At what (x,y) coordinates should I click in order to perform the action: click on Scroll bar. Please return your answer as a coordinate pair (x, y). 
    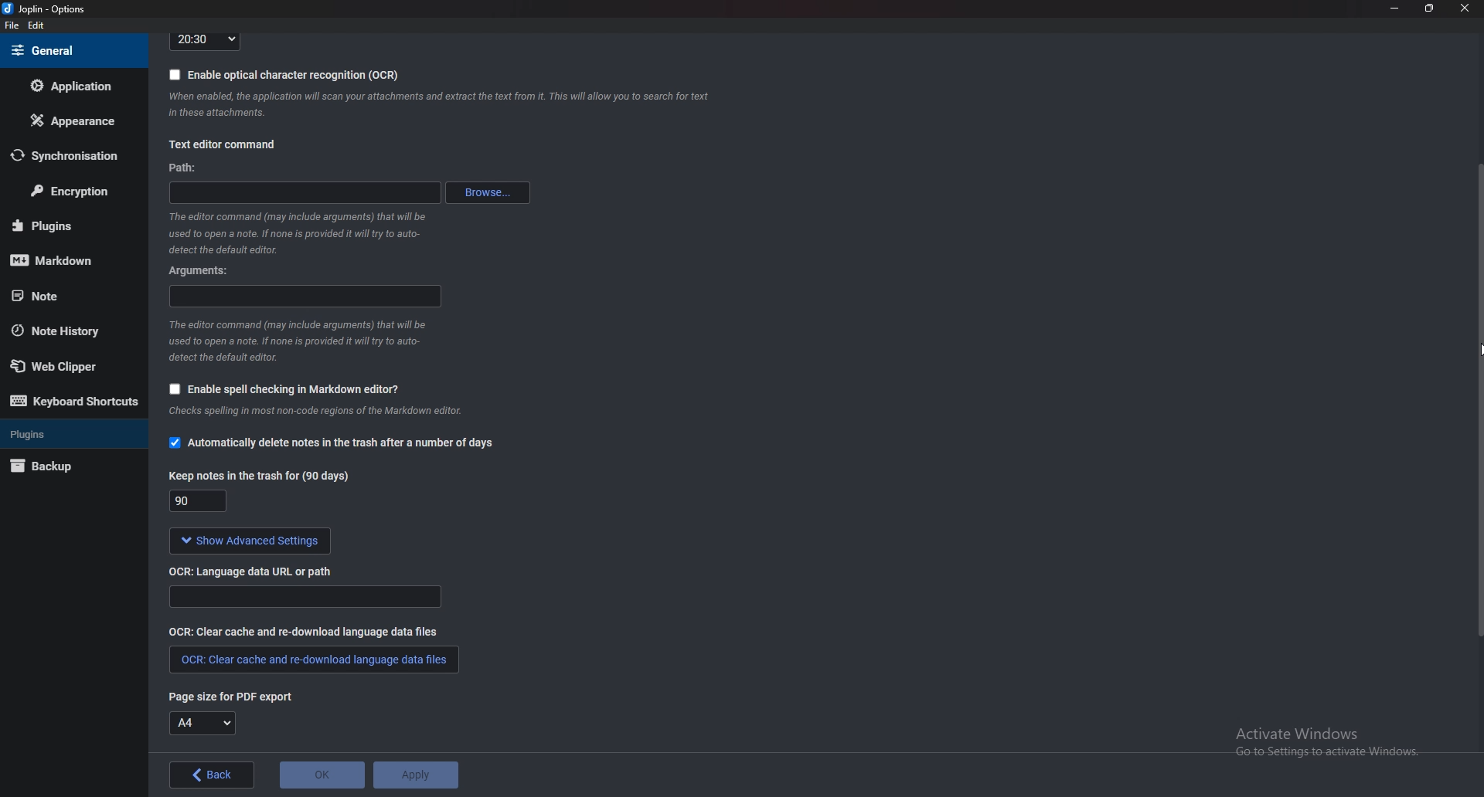
    Looking at the image, I should click on (1478, 398).